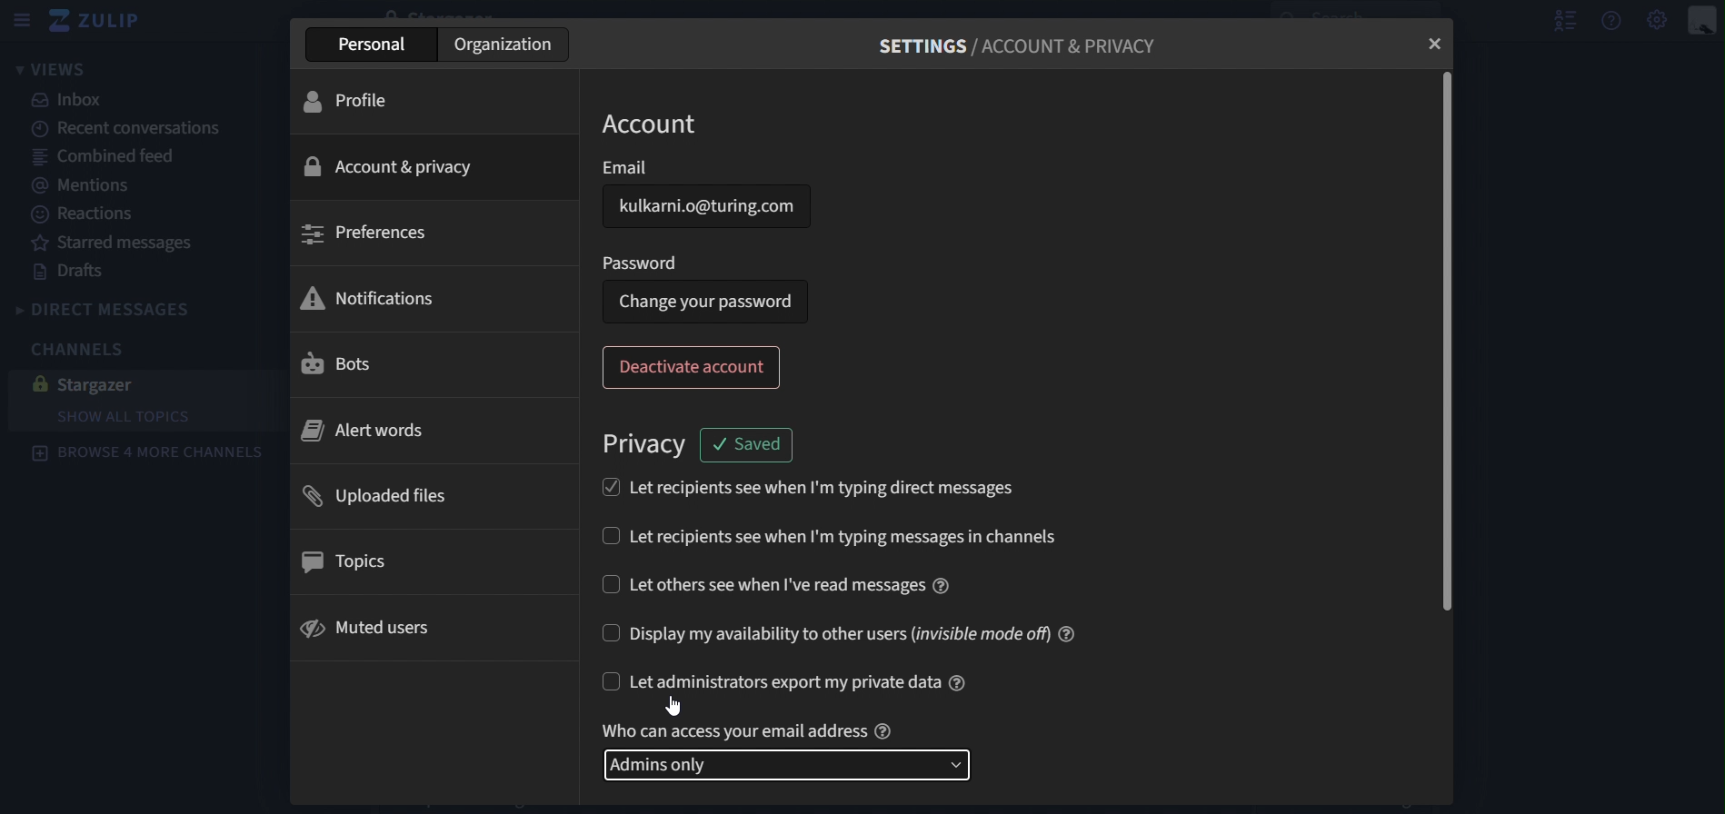  I want to click on email, so click(711, 205).